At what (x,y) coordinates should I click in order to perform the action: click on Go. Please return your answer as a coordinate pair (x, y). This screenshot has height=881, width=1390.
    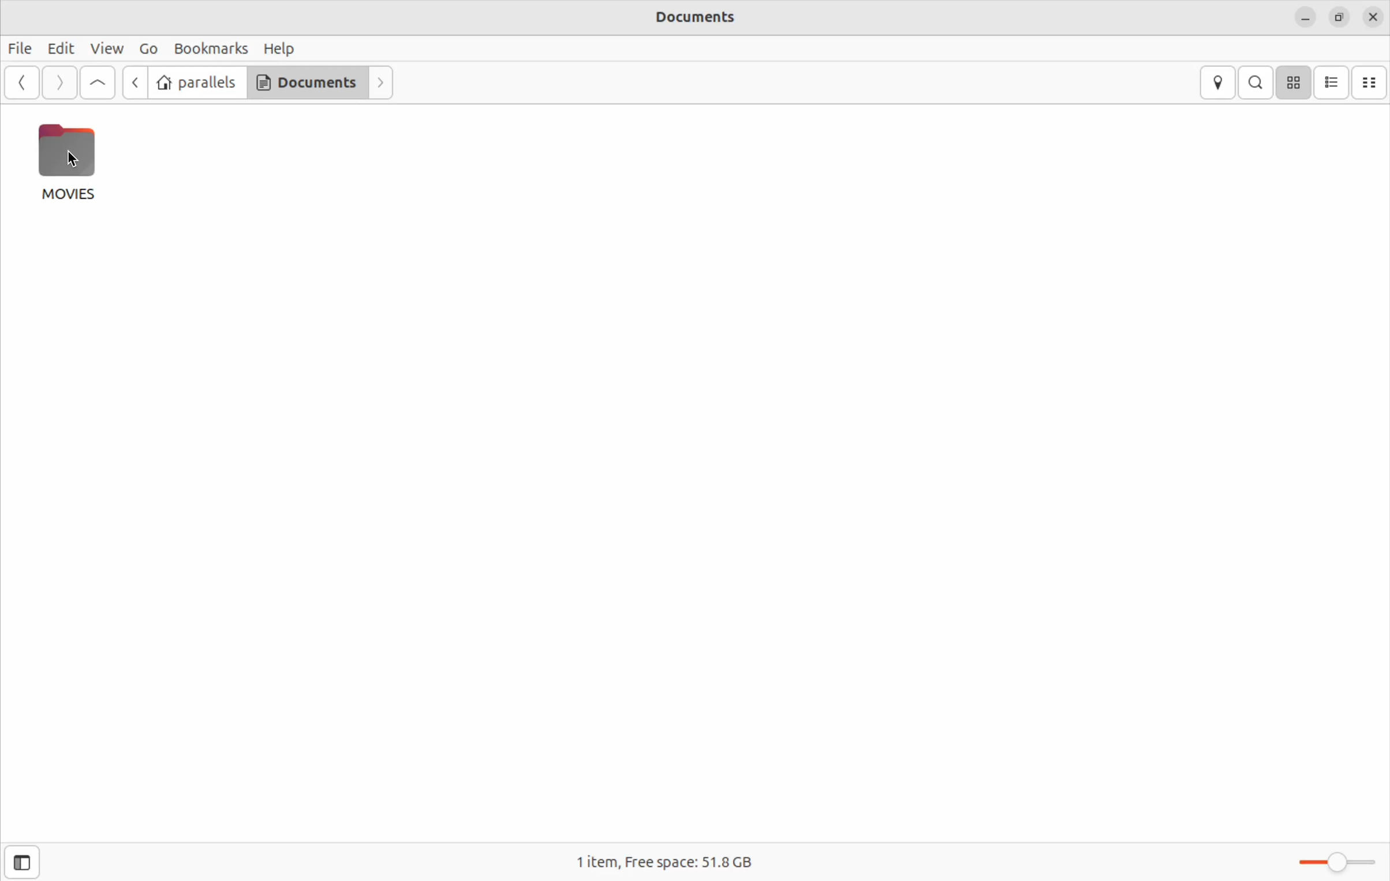
    Looking at the image, I should click on (149, 48).